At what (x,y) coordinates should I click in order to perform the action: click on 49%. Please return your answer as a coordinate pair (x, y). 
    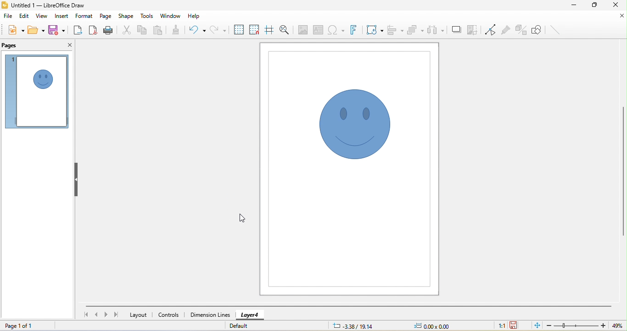
    Looking at the image, I should click on (617, 325).